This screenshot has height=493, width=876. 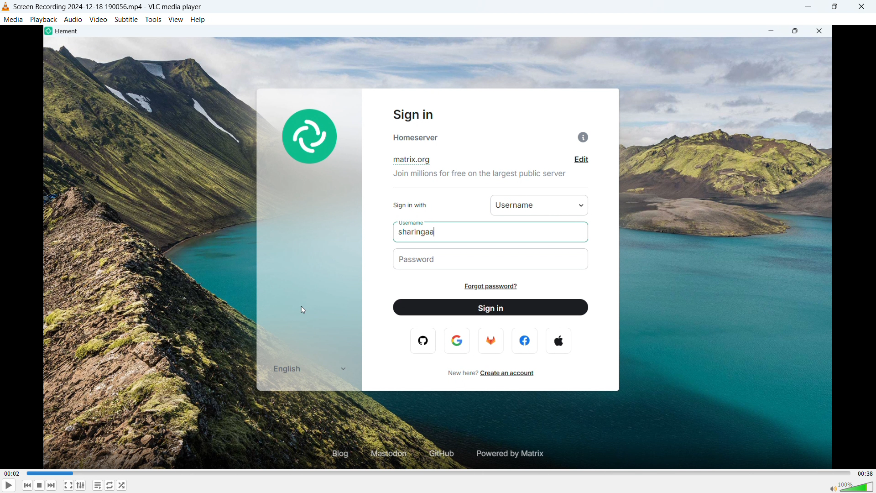 What do you see at coordinates (44, 19) in the screenshot?
I see `playback` at bounding box center [44, 19].